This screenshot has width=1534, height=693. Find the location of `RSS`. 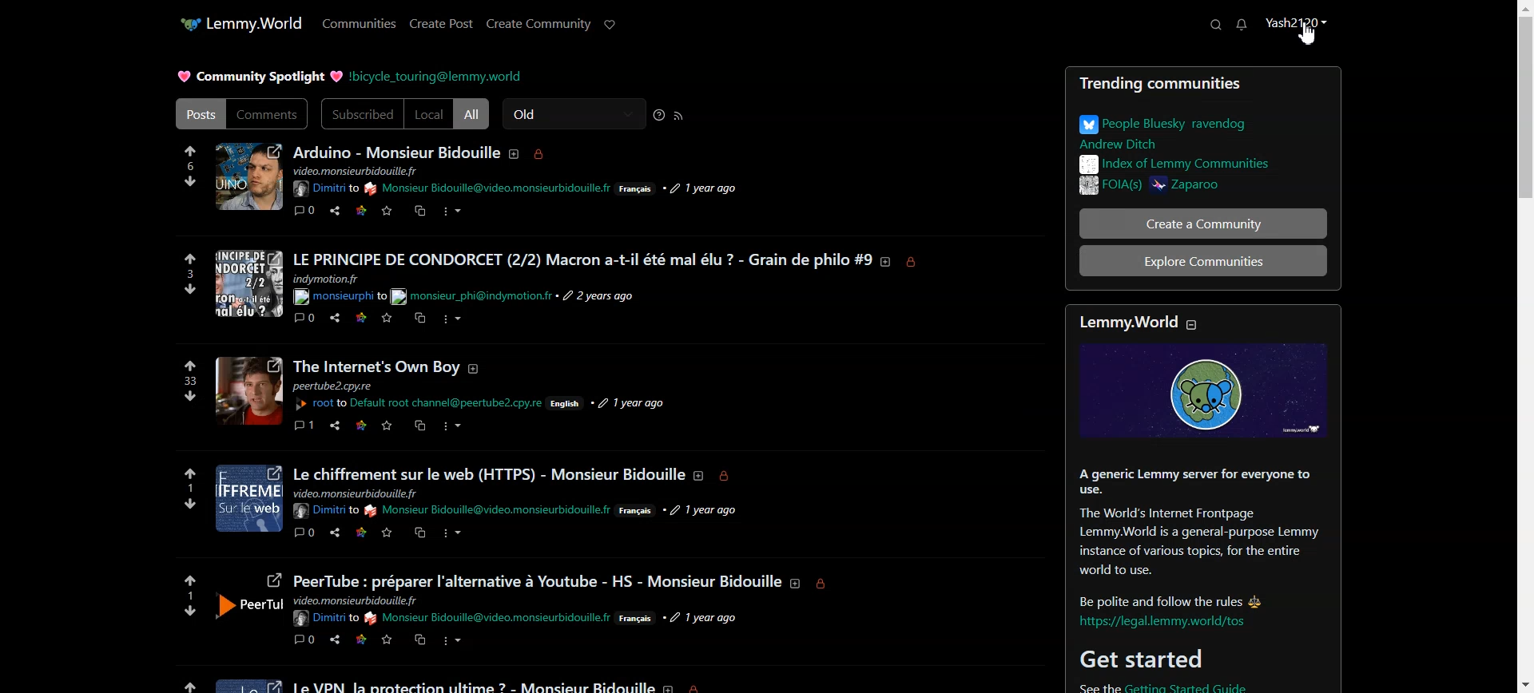

RSS is located at coordinates (679, 115).